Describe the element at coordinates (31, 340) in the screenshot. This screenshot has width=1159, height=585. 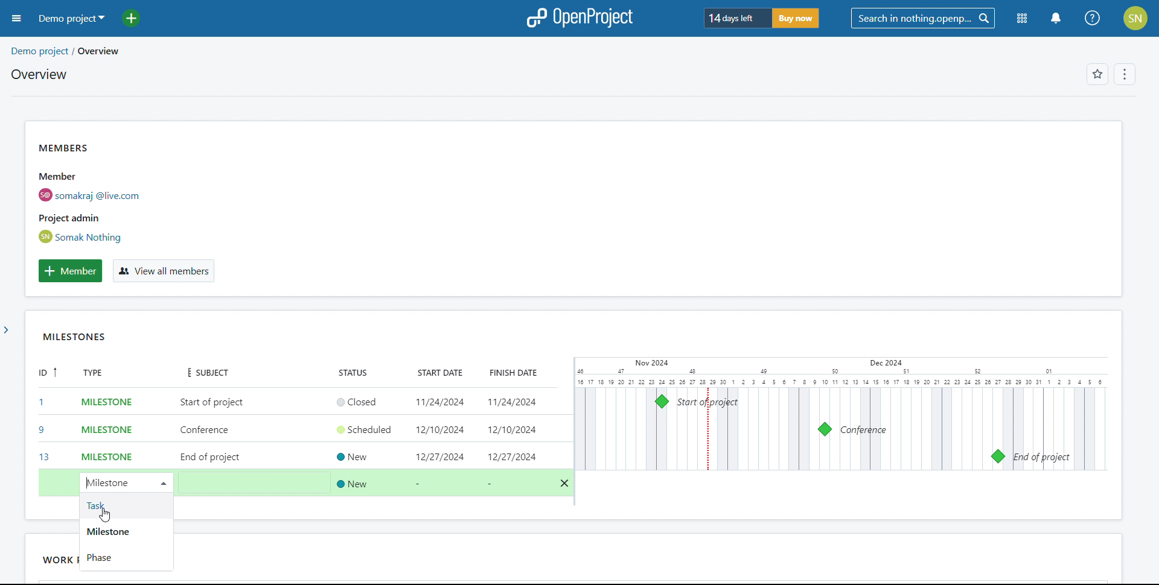
I see `move widget` at that location.